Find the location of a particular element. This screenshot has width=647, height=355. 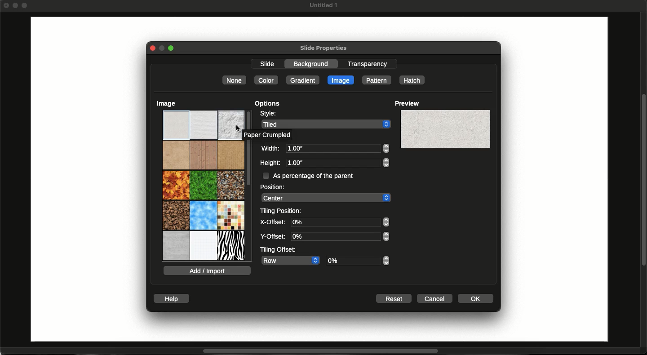

Gradient is located at coordinates (303, 80).